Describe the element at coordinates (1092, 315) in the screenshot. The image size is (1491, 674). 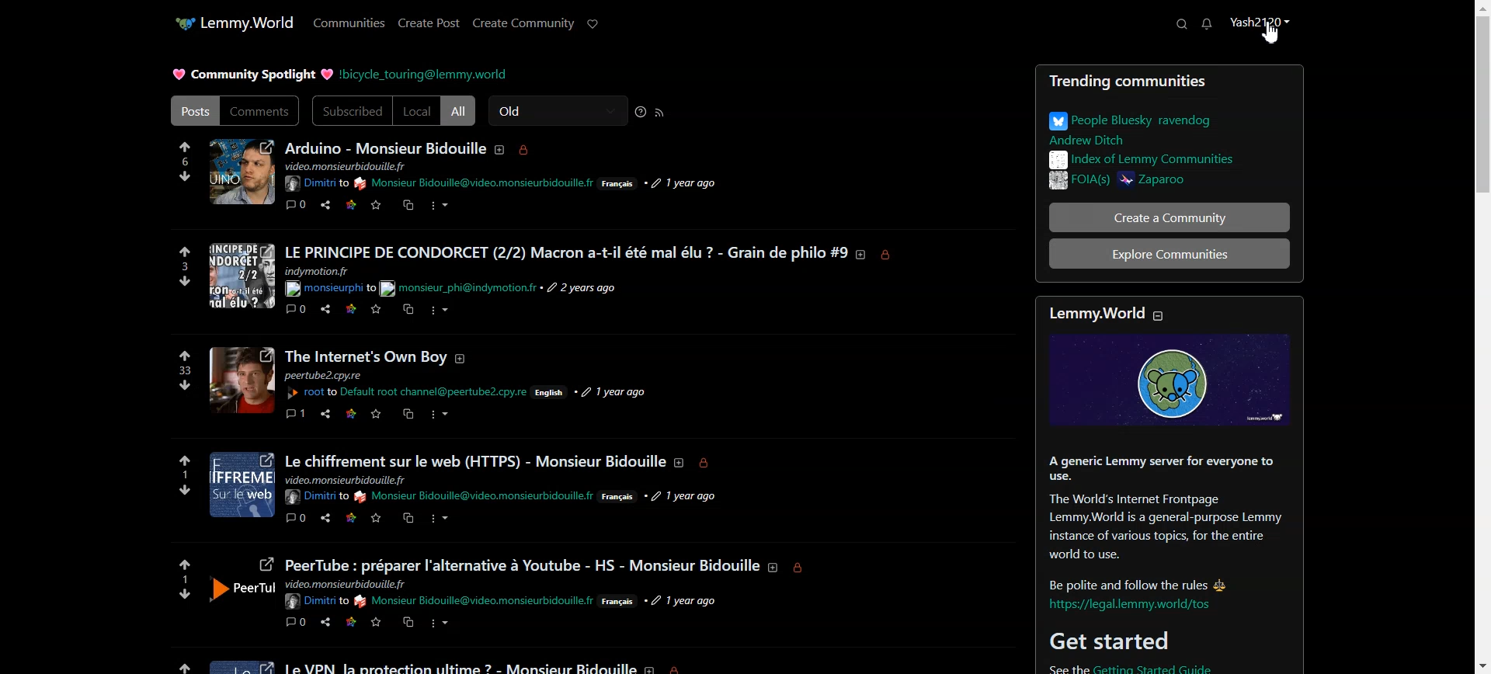
I see `Text` at that location.